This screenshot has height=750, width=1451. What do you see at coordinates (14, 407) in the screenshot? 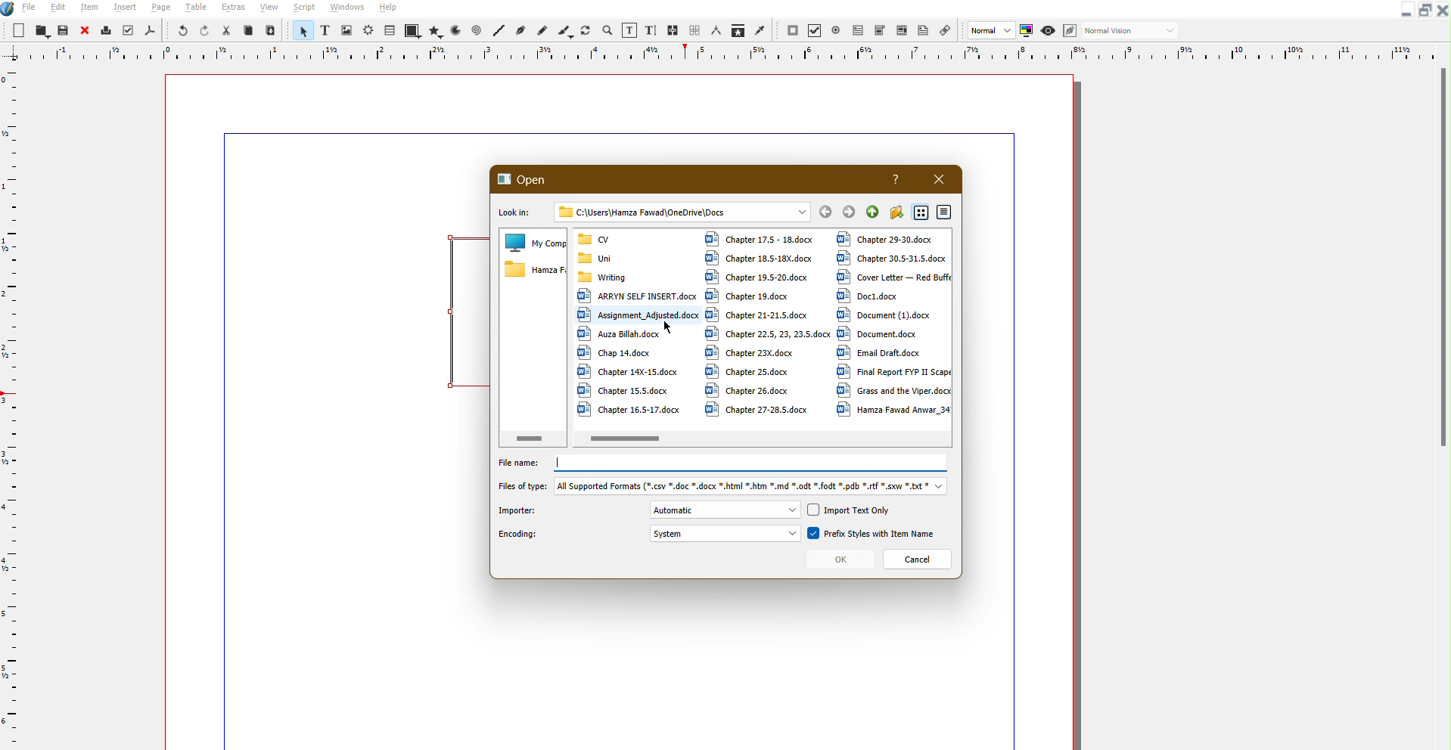
I see `Vertical Ruler` at bounding box center [14, 407].